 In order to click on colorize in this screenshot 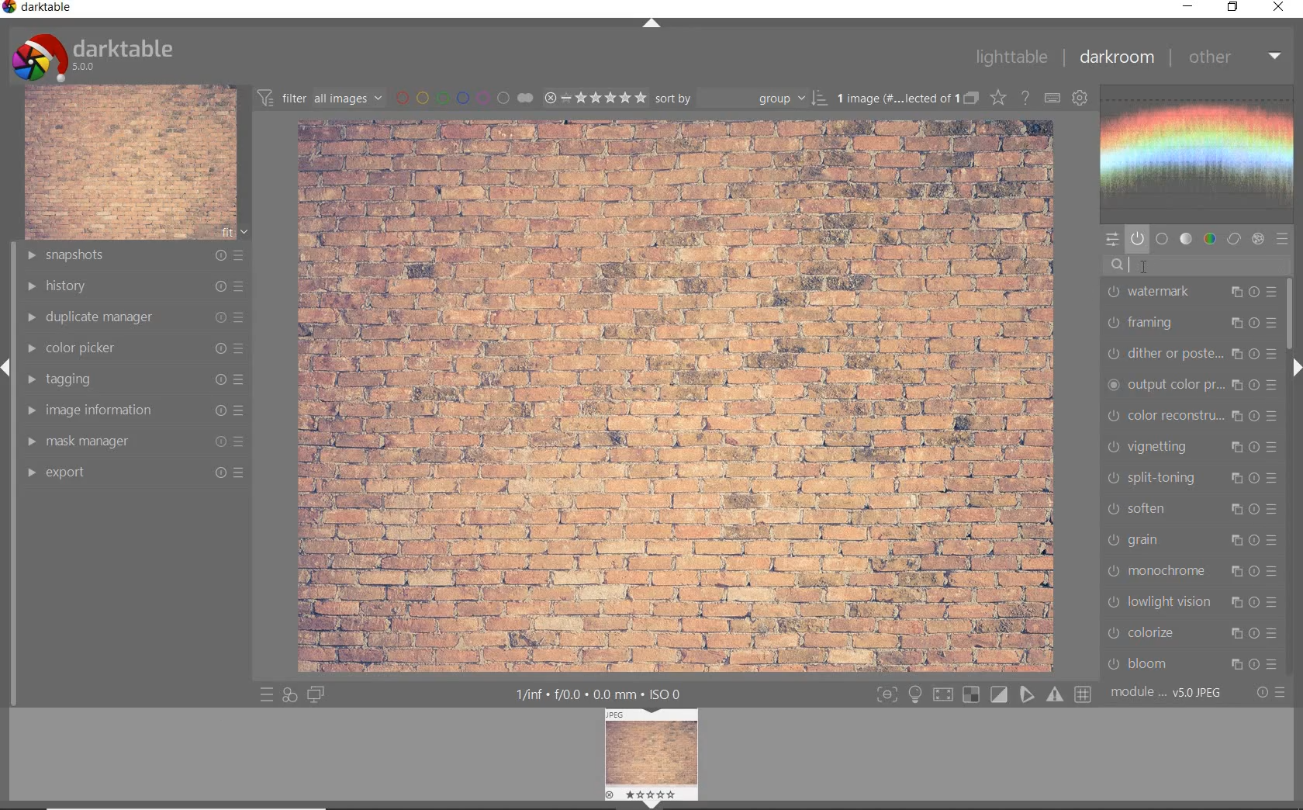, I will do `click(1190, 632)`.